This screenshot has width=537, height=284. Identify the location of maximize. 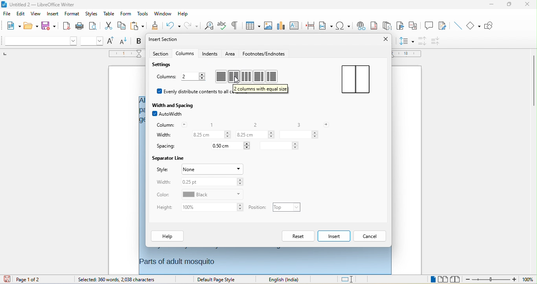
(508, 5).